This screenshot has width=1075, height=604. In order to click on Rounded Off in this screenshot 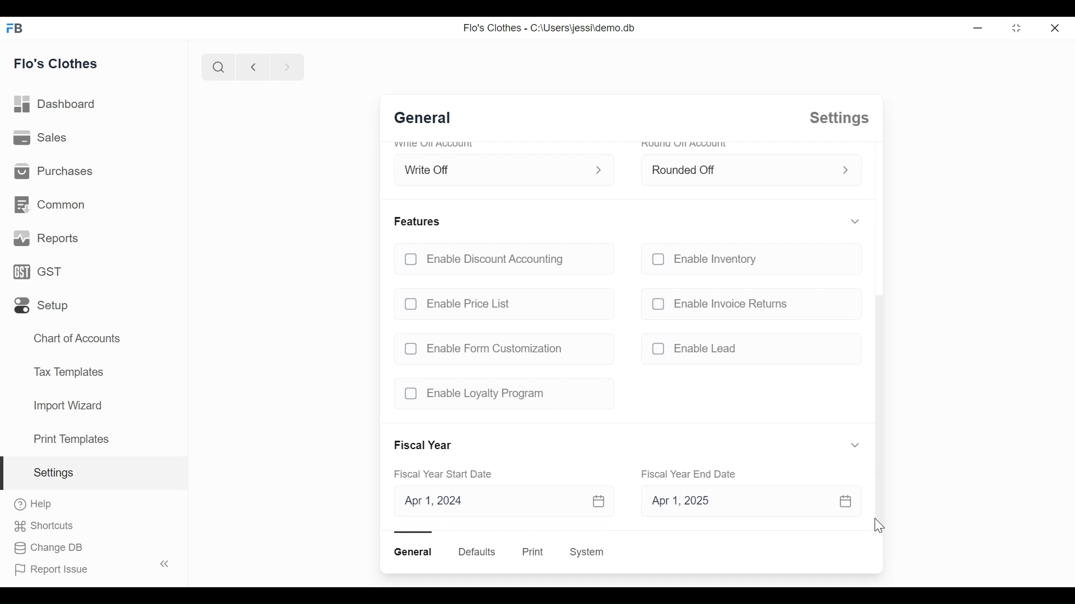, I will do `click(737, 168)`.